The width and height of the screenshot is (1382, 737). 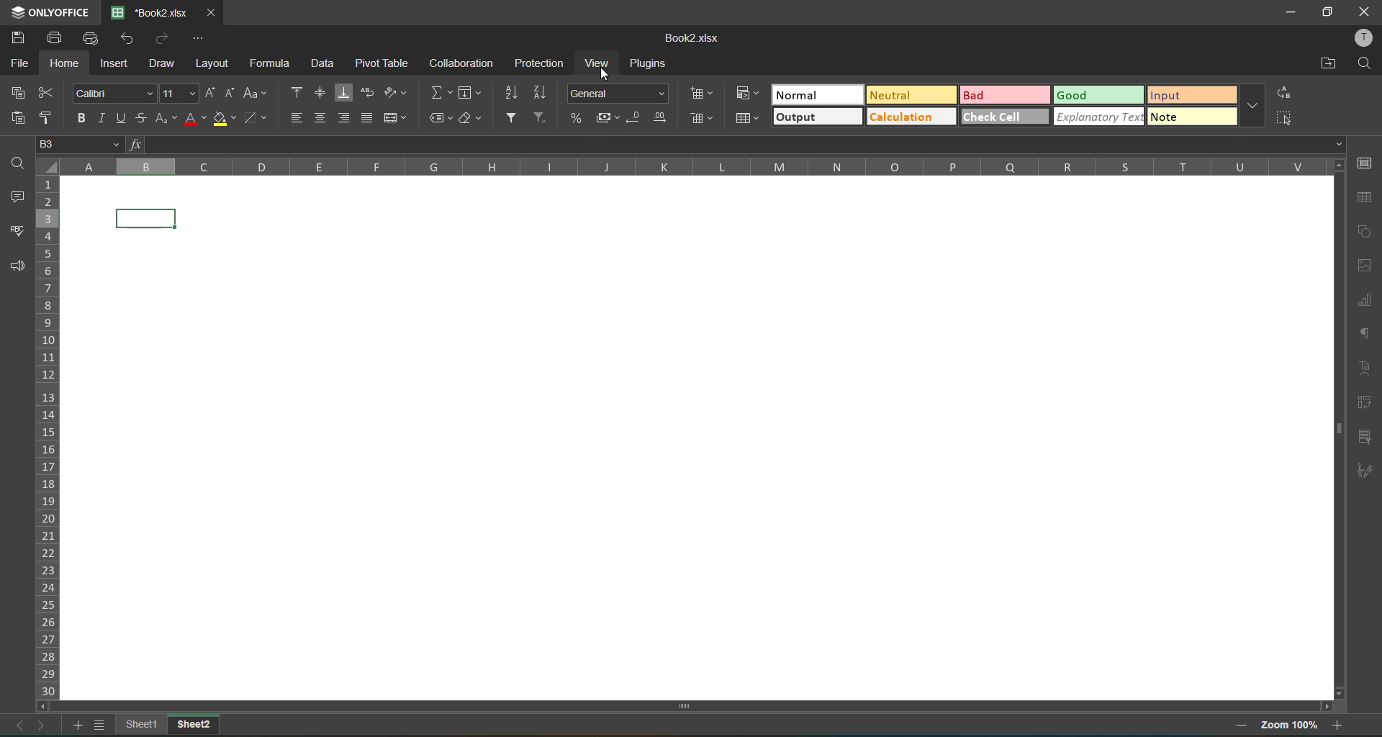 What do you see at coordinates (685, 707) in the screenshot?
I see `scrollbar` at bounding box center [685, 707].